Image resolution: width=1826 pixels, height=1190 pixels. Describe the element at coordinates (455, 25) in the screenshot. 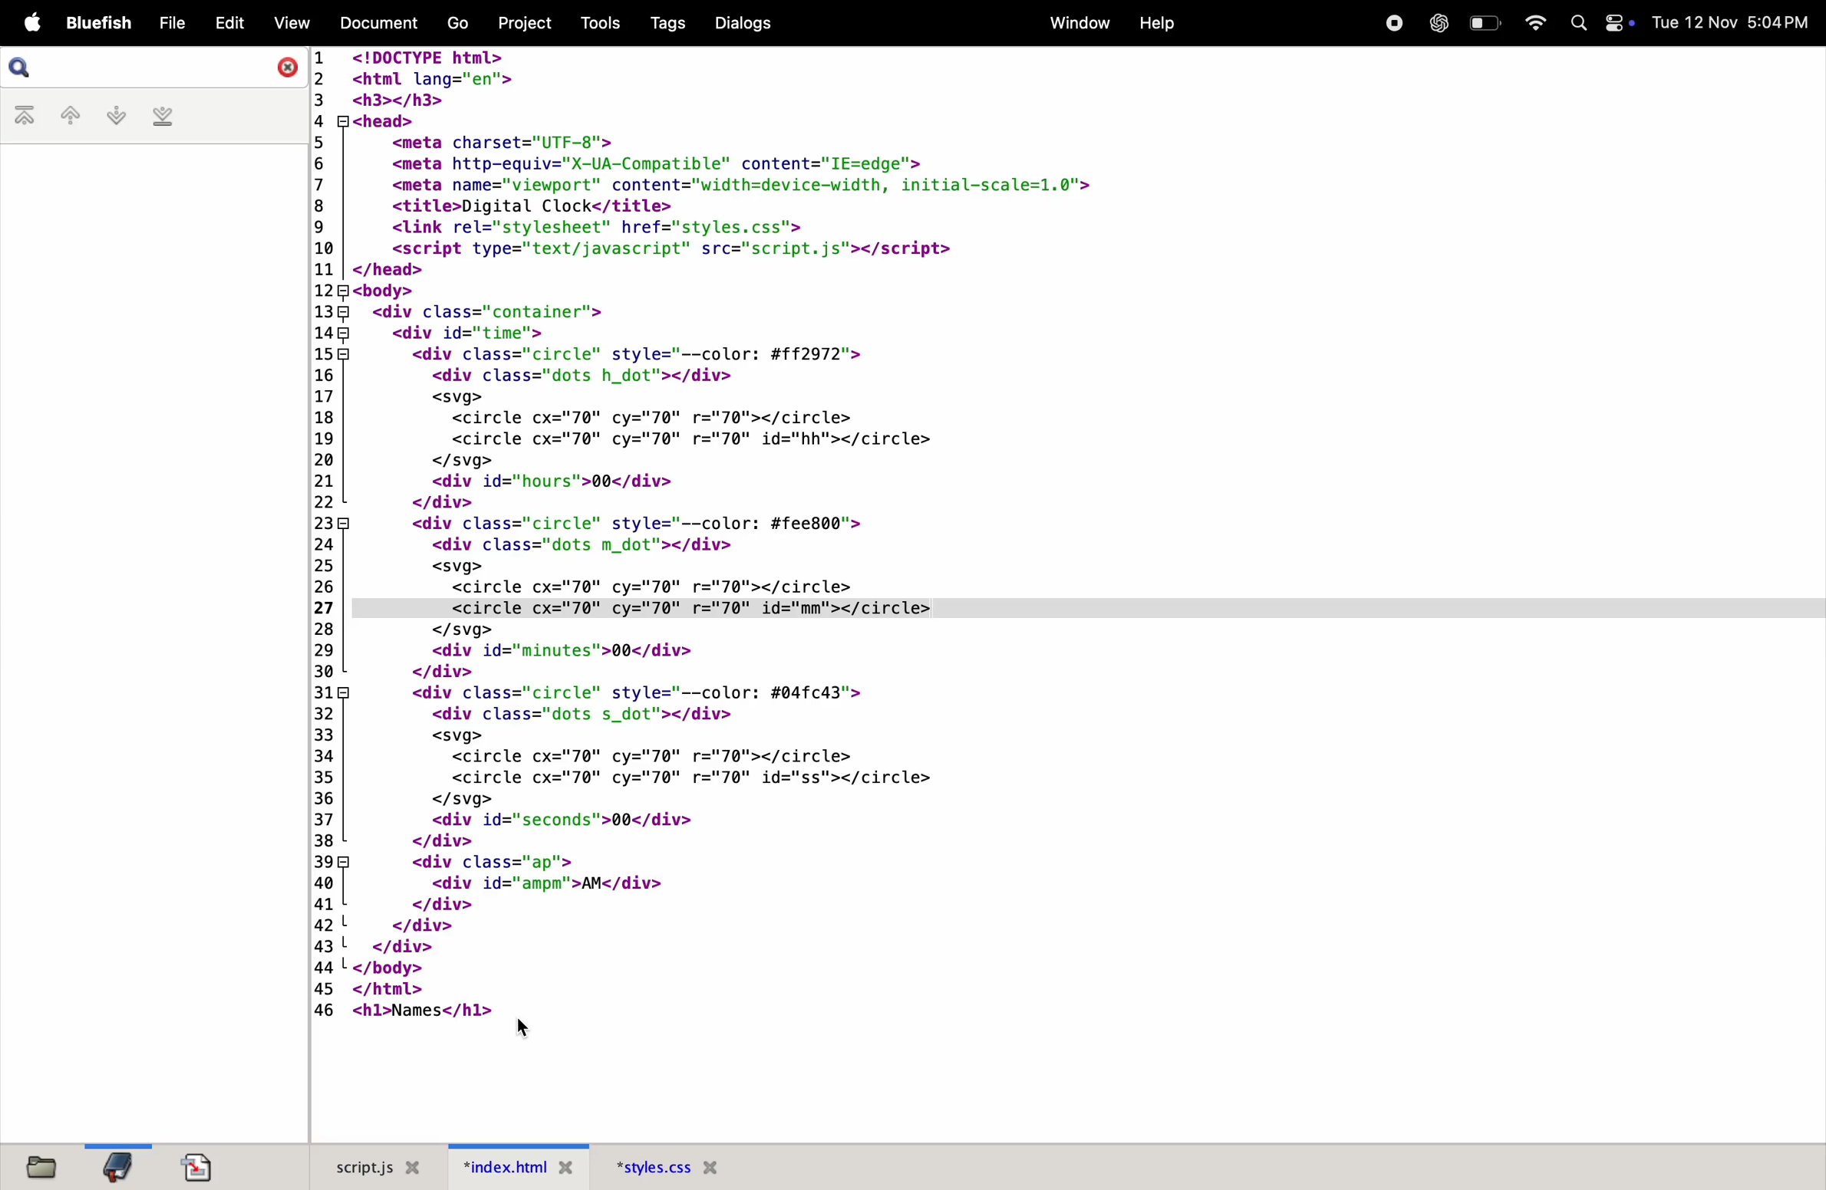

I see `go` at that location.